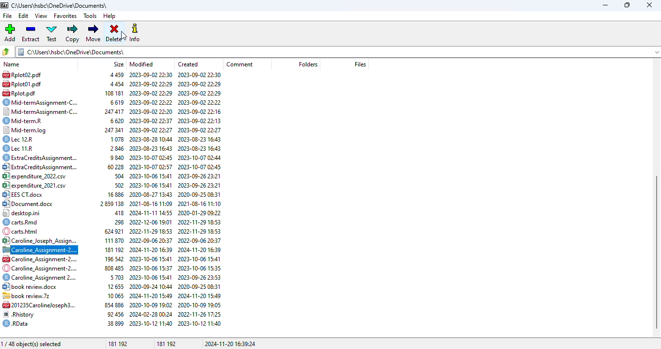  I want to click on 181 192, so click(165, 343).